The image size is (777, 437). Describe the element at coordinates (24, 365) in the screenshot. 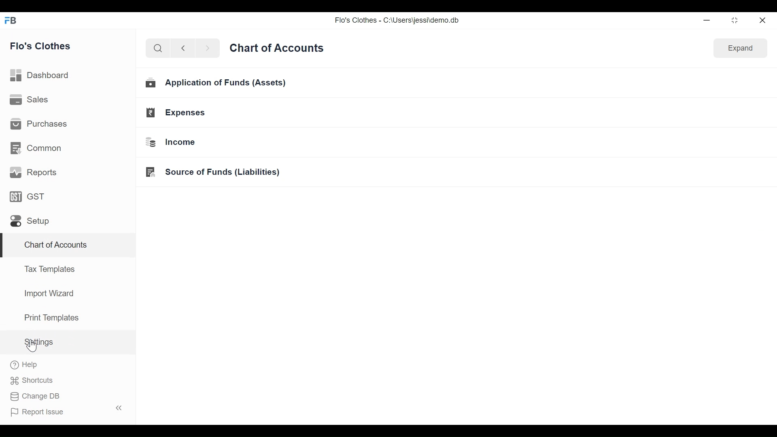

I see `Help` at that location.